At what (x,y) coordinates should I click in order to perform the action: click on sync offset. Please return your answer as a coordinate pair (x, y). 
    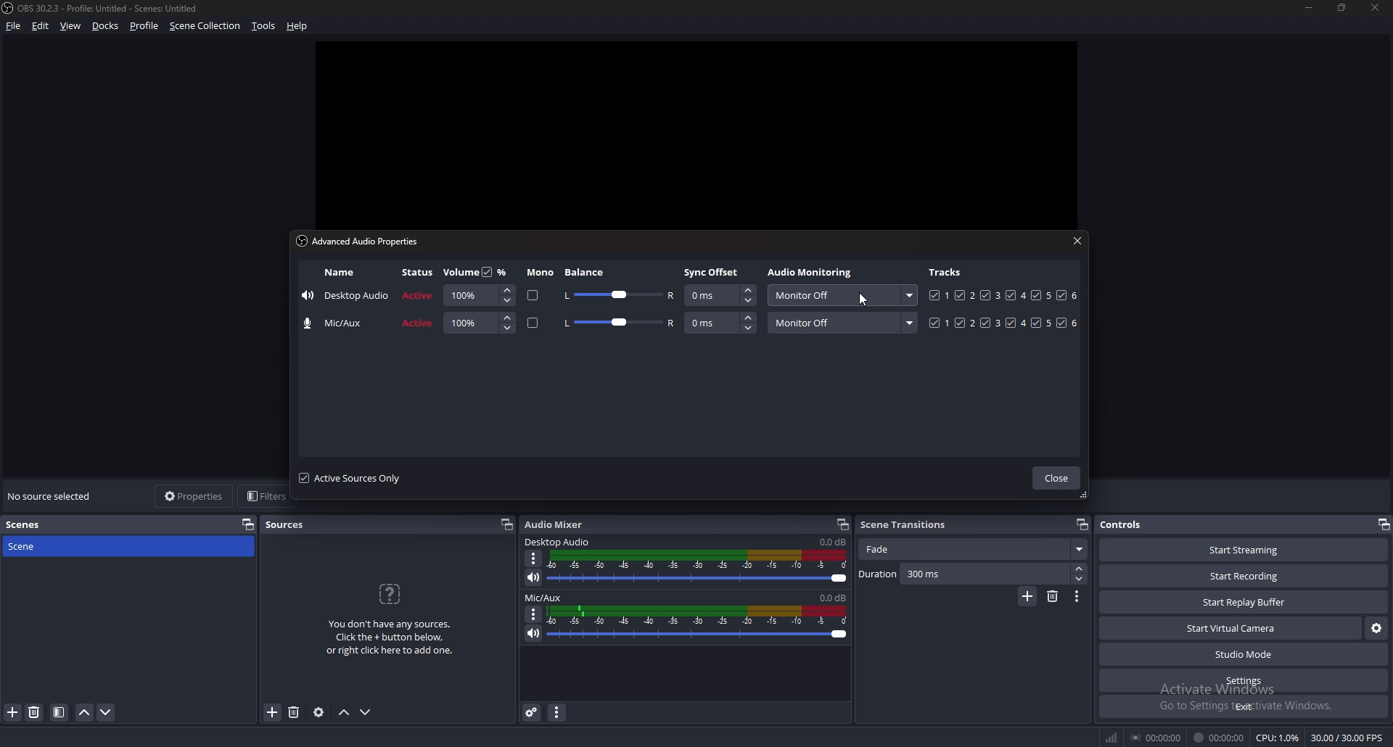
    Looking at the image, I should click on (712, 272).